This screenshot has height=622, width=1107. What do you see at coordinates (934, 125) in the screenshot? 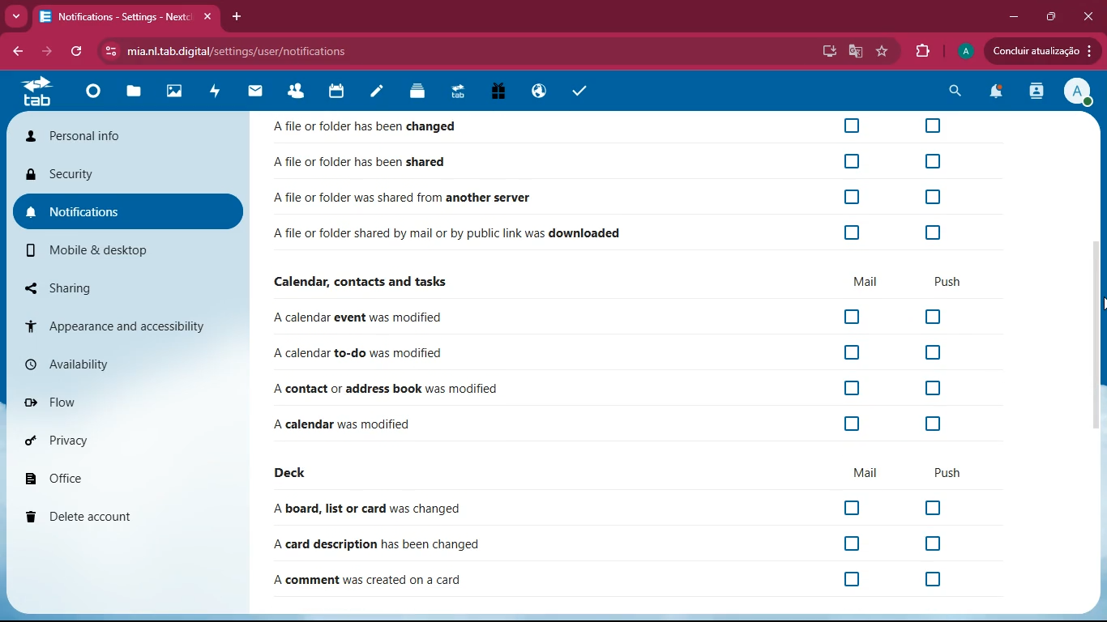
I see `off` at bounding box center [934, 125].